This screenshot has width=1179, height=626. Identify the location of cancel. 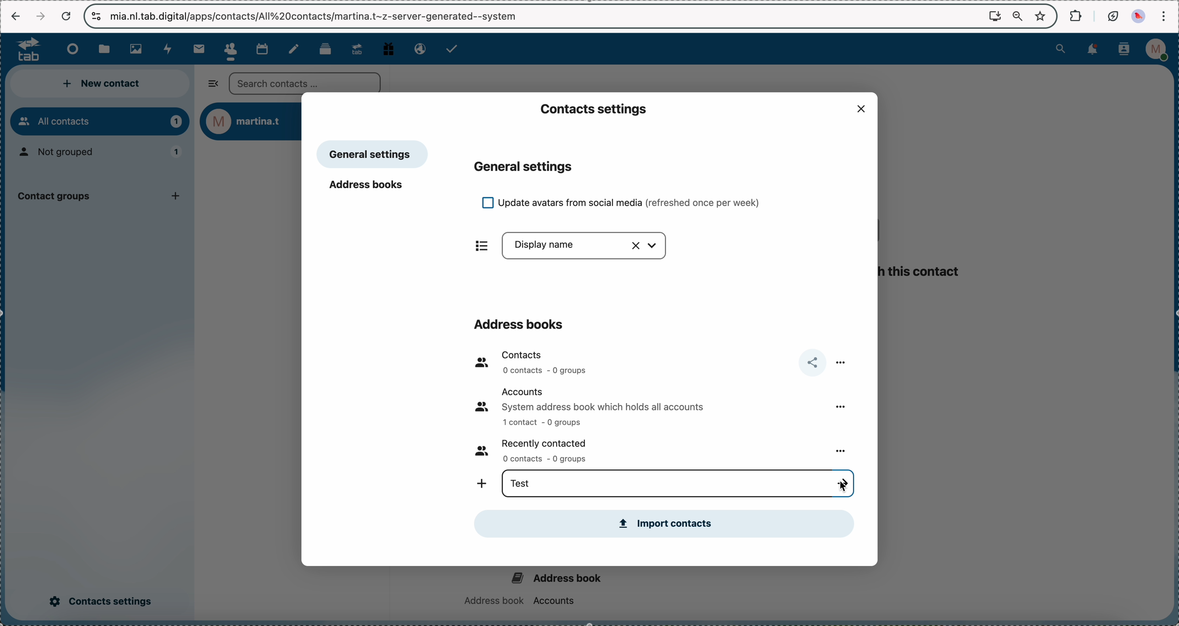
(67, 16).